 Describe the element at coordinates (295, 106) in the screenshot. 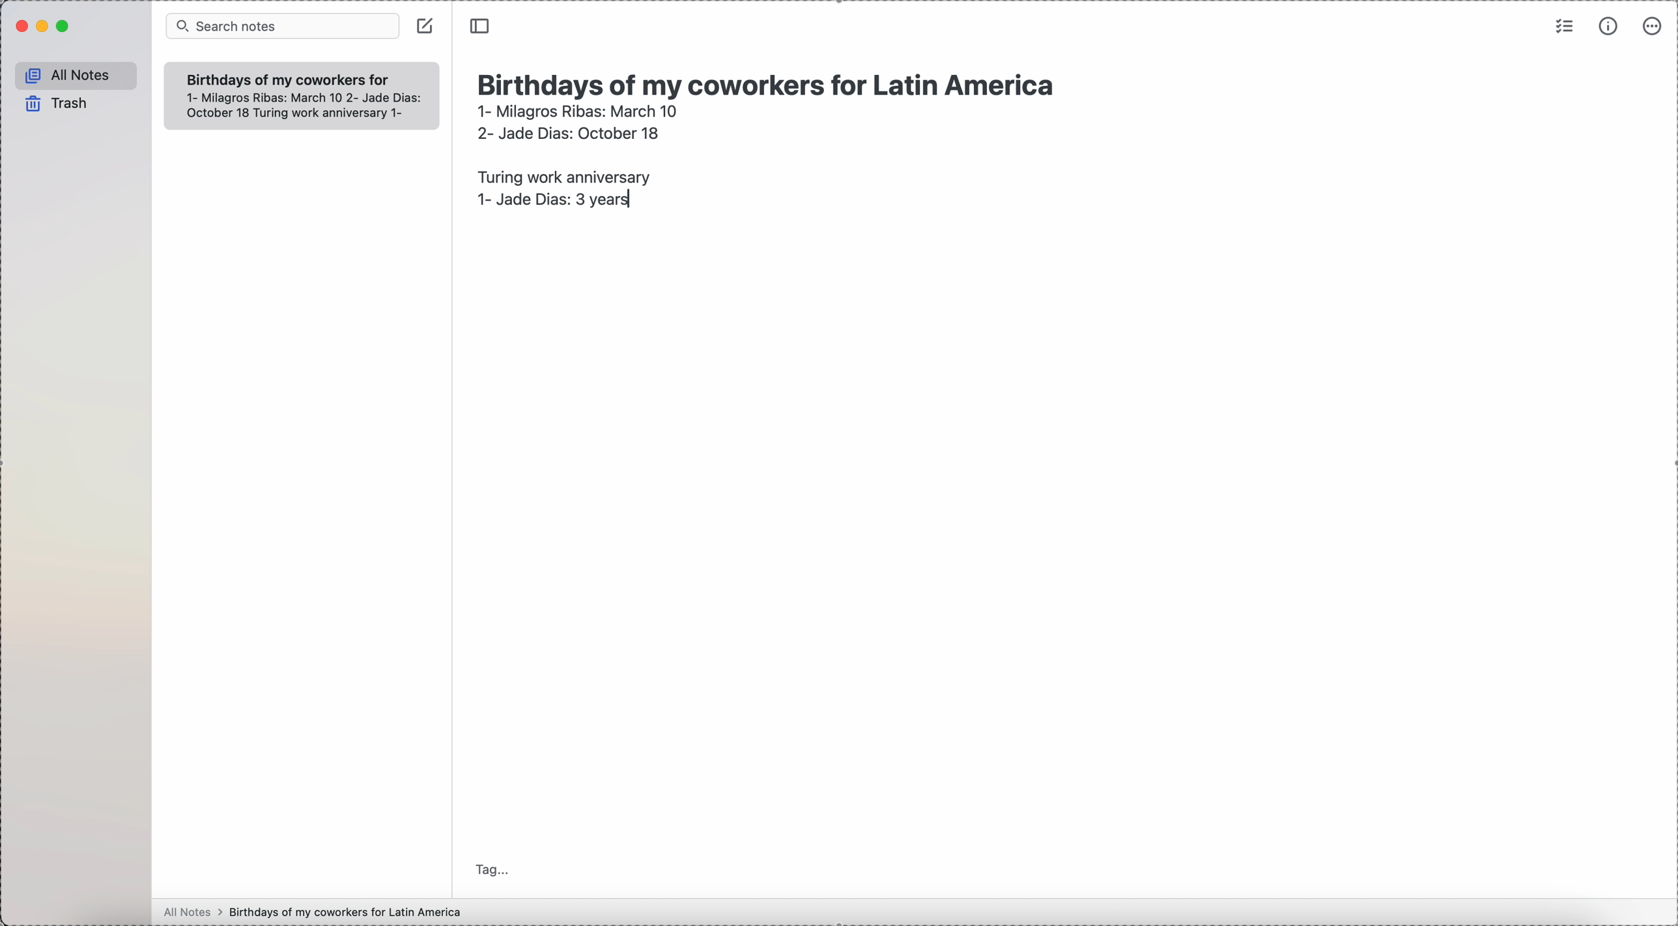

I see `1- Milagros Ribas: March 10 2- Jade Dias: October 18 Turing work anniversary 1-` at that location.